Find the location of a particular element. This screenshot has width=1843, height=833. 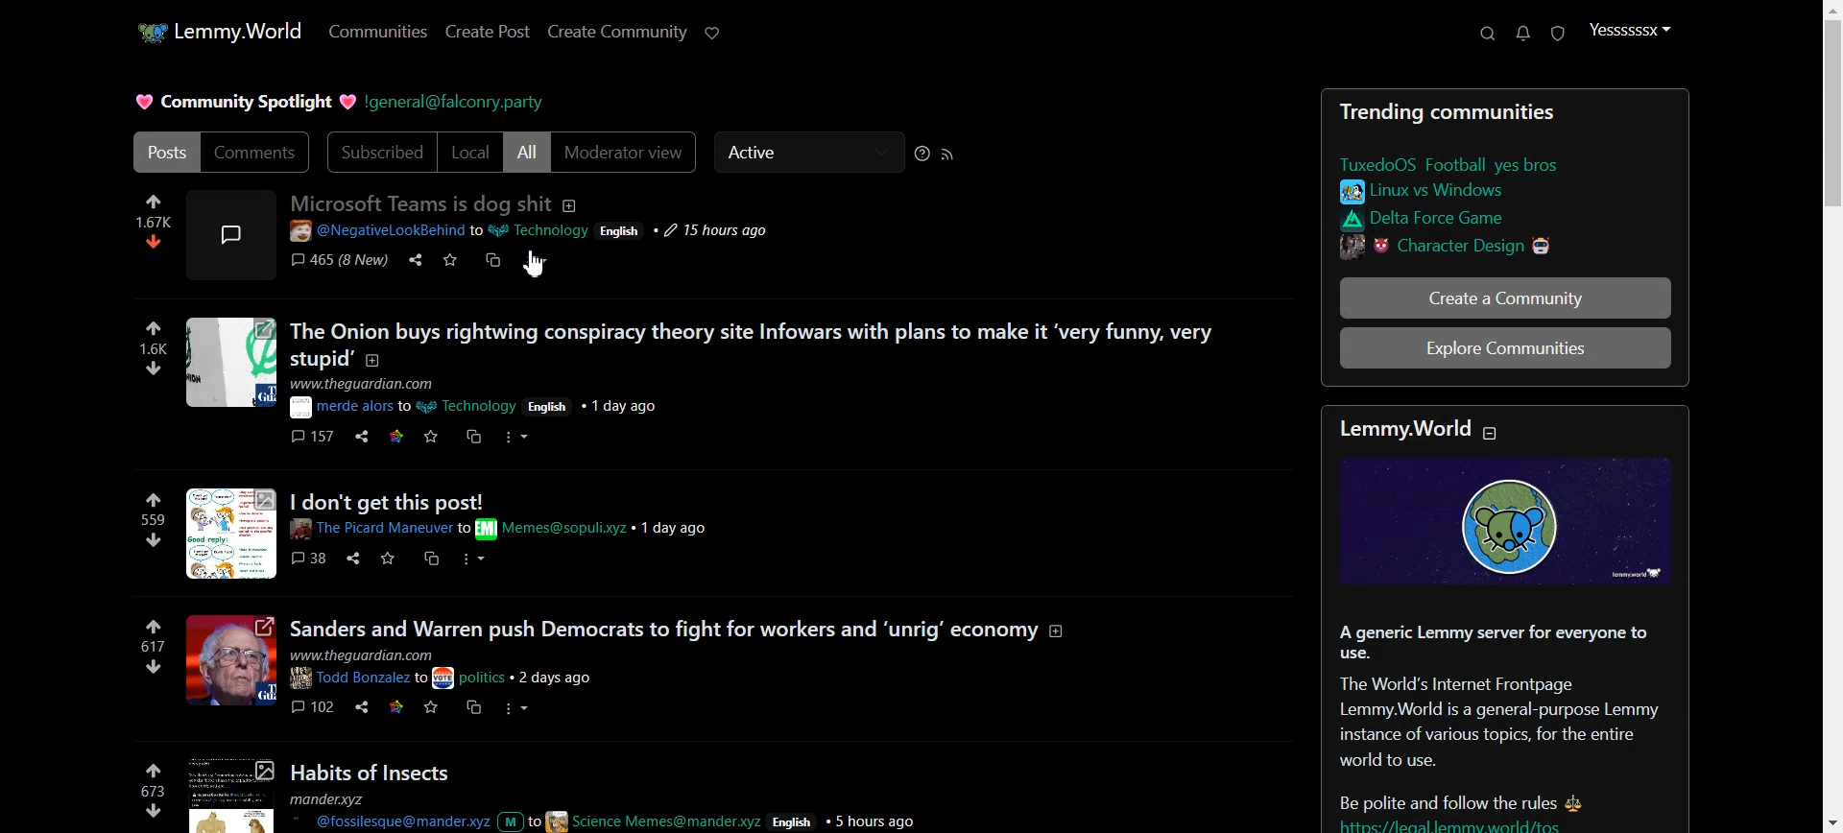

link is located at coordinates (1461, 220).